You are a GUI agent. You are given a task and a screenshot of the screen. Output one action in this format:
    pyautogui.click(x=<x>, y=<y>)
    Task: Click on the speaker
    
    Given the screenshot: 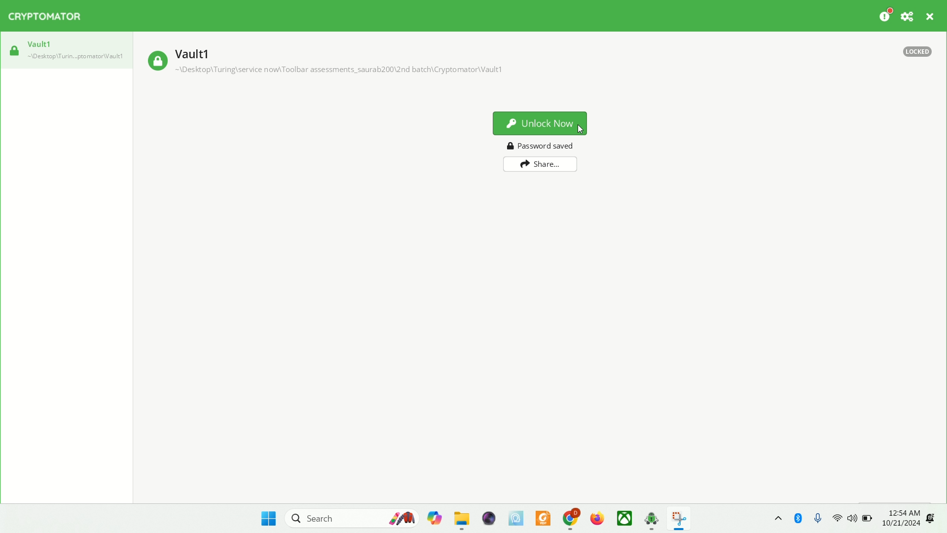 What is the action you would take?
    pyautogui.click(x=851, y=520)
    